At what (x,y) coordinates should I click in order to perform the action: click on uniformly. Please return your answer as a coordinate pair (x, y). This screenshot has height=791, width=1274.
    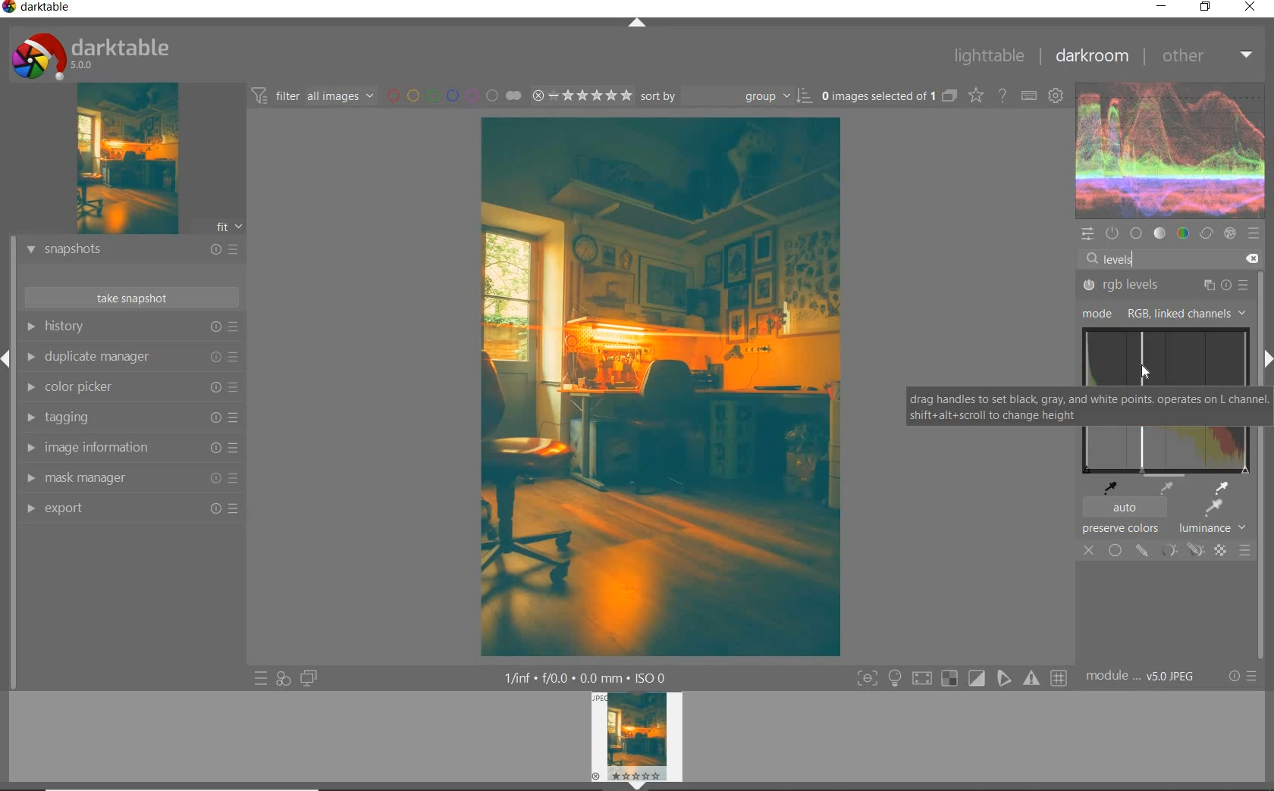
    Looking at the image, I should click on (1115, 550).